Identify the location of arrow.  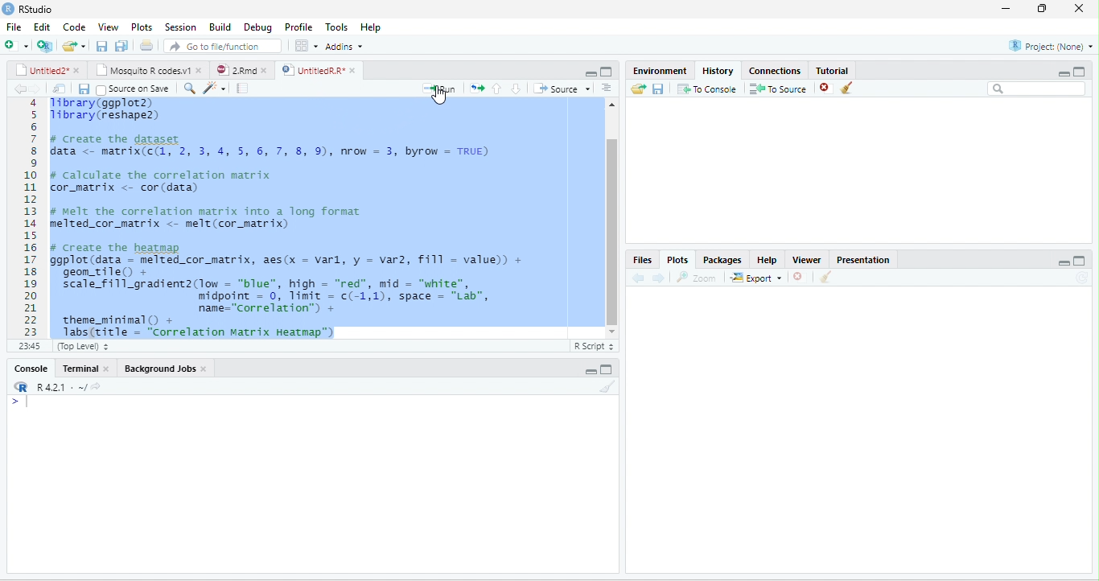
(18, 89).